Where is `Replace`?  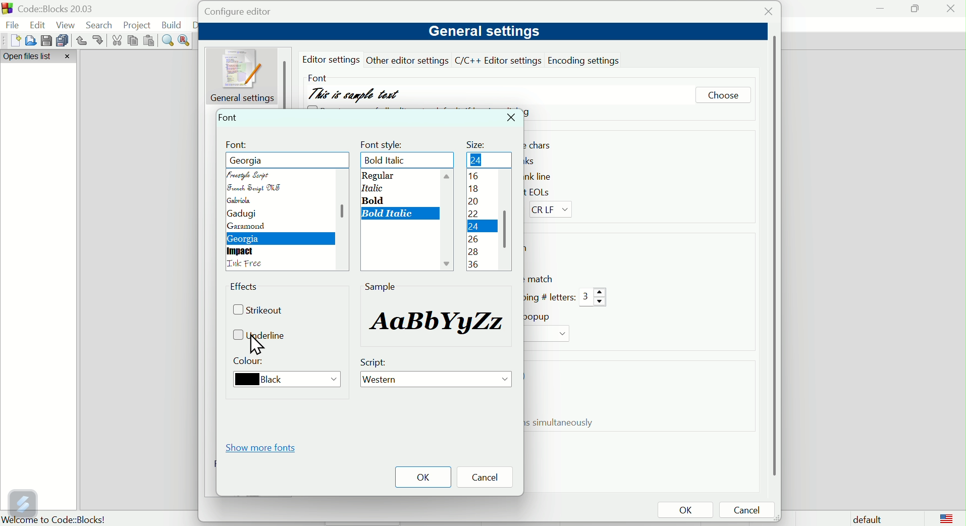 Replace is located at coordinates (185, 39).